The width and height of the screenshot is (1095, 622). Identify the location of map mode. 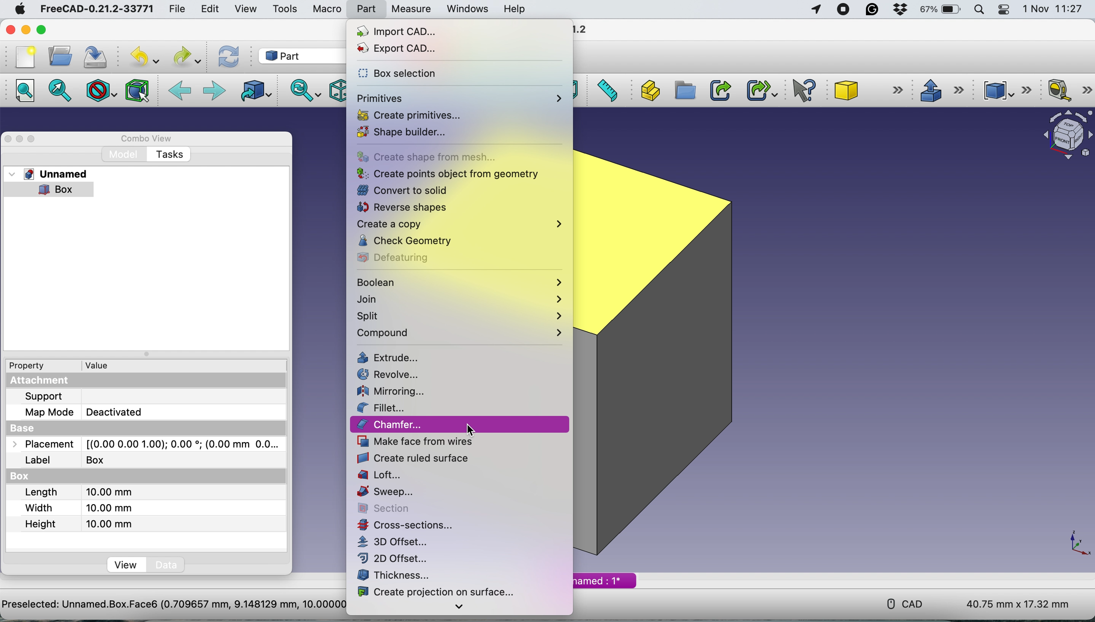
(87, 411).